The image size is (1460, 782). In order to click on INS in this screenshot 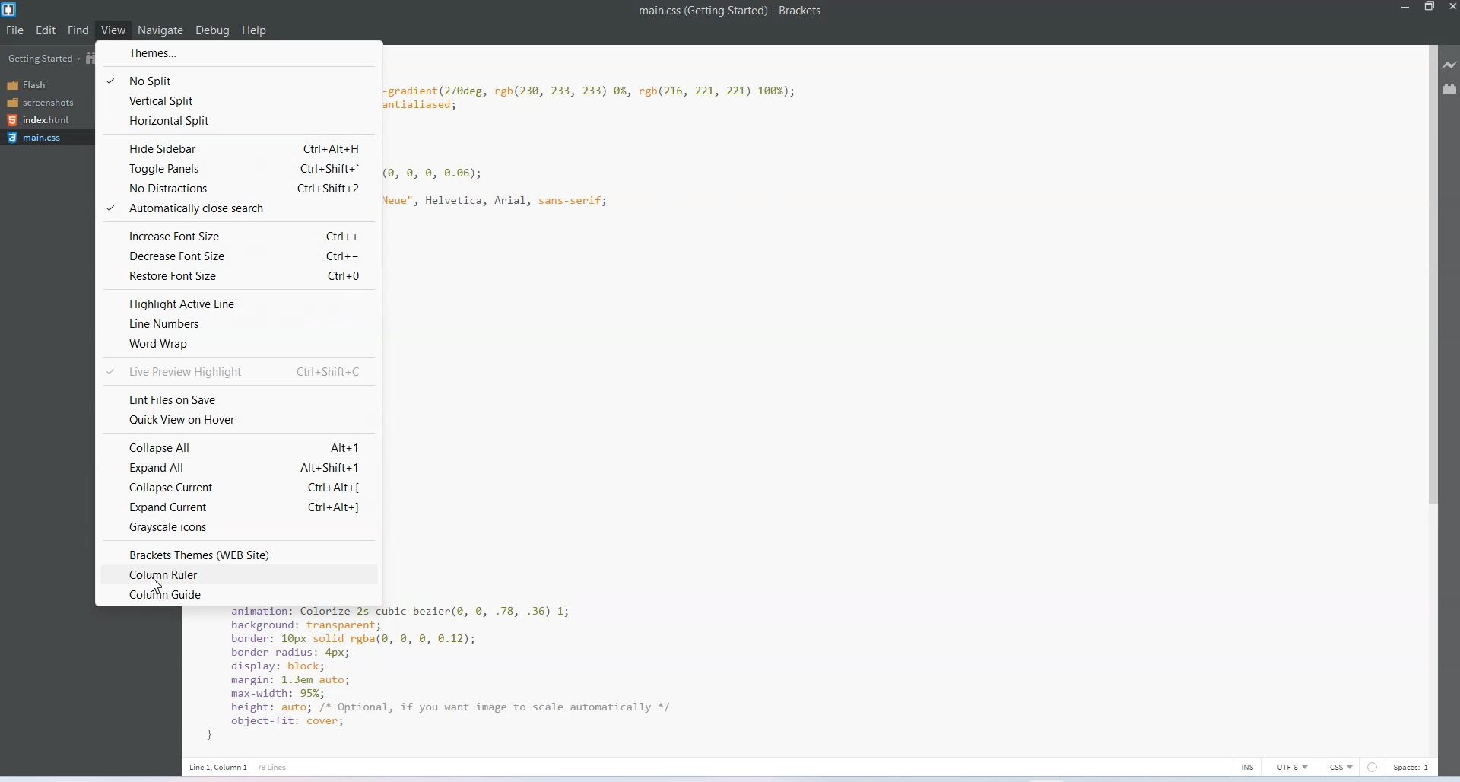, I will do `click(1248, 767)`.